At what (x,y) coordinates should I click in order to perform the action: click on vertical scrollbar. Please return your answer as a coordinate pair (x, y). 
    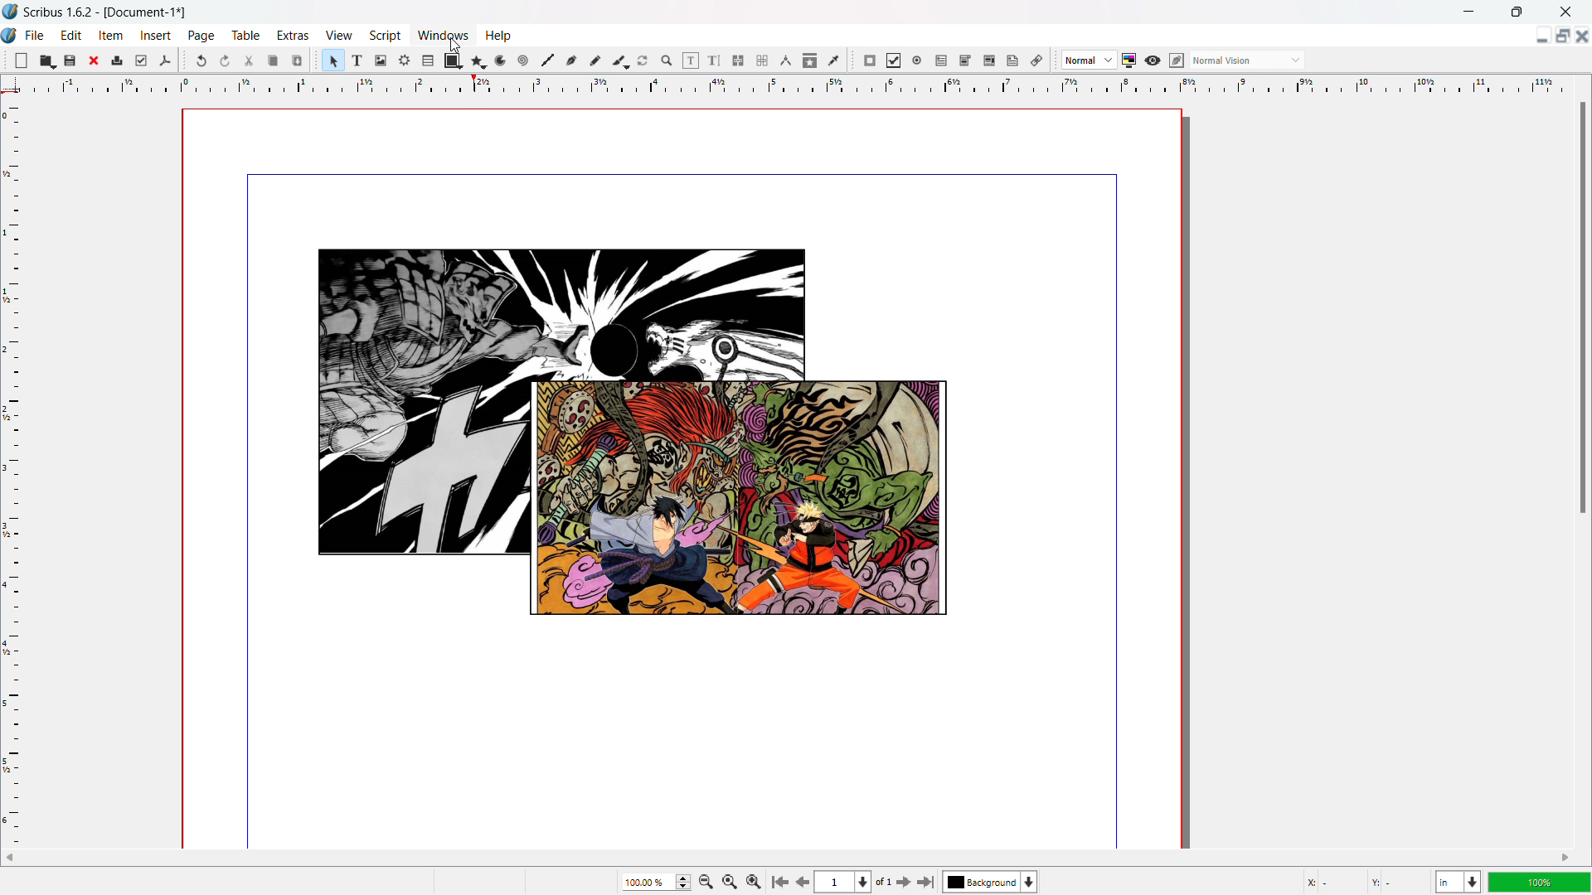
    Looking at the image, I should click on (1582, 307).